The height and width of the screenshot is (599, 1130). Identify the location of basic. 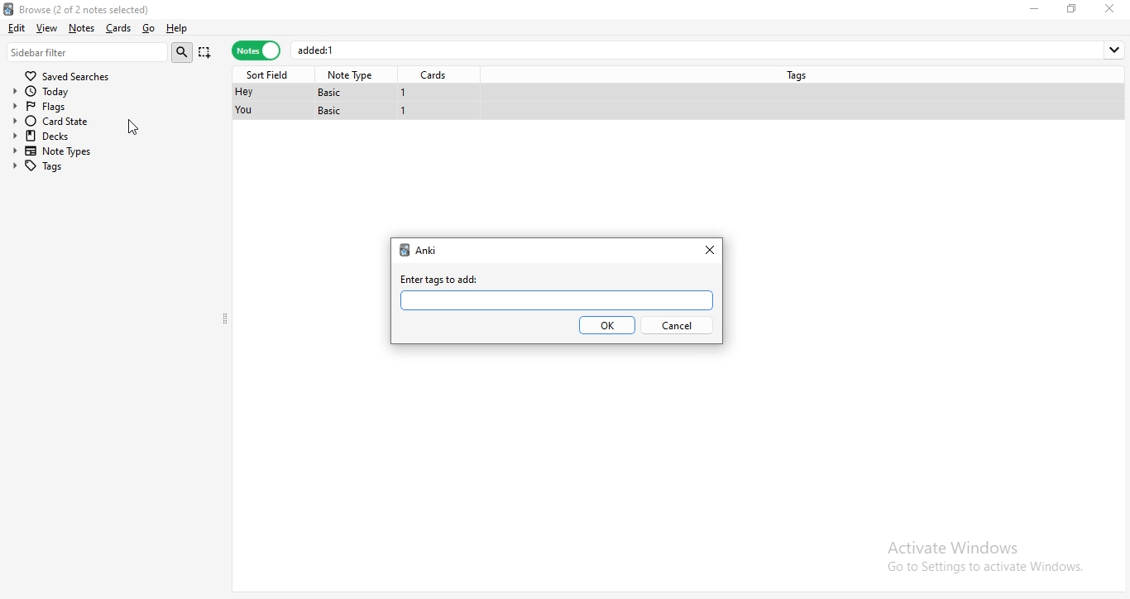
(335, 92).